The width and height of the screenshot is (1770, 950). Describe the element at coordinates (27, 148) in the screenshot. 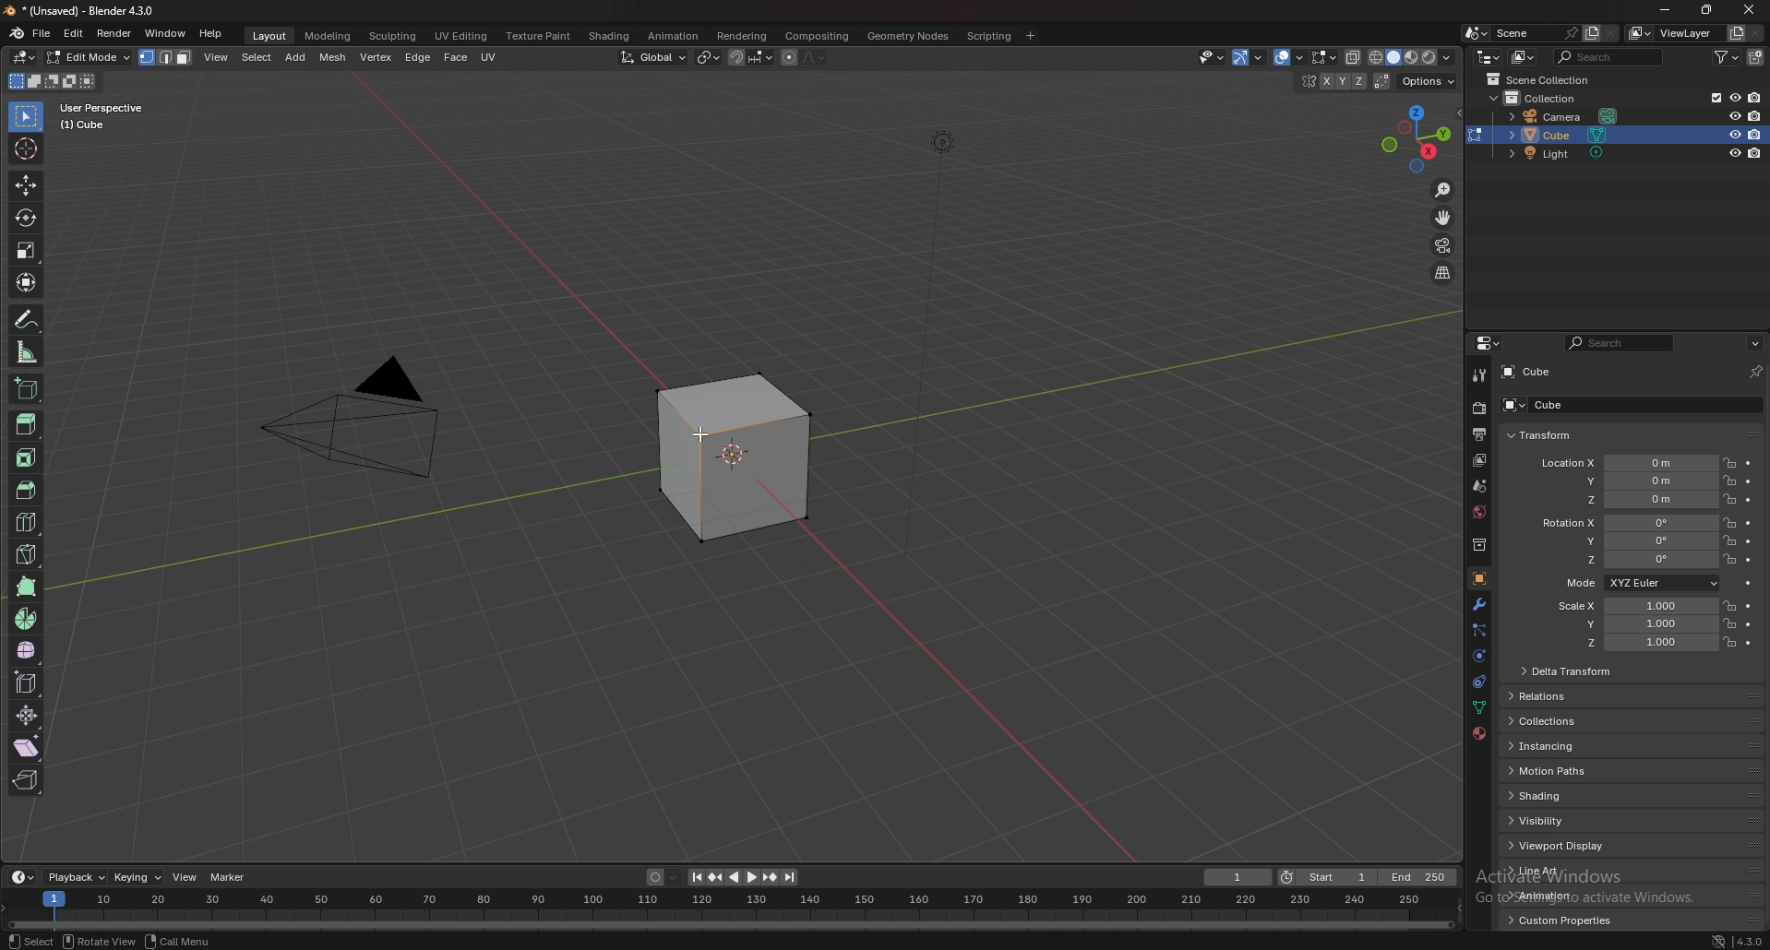

I see `cursor` at that location.